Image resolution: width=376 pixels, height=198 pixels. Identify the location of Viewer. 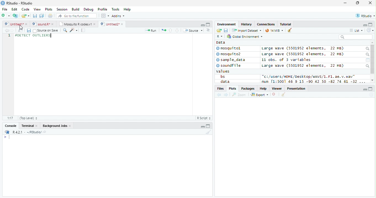
(277, 89).